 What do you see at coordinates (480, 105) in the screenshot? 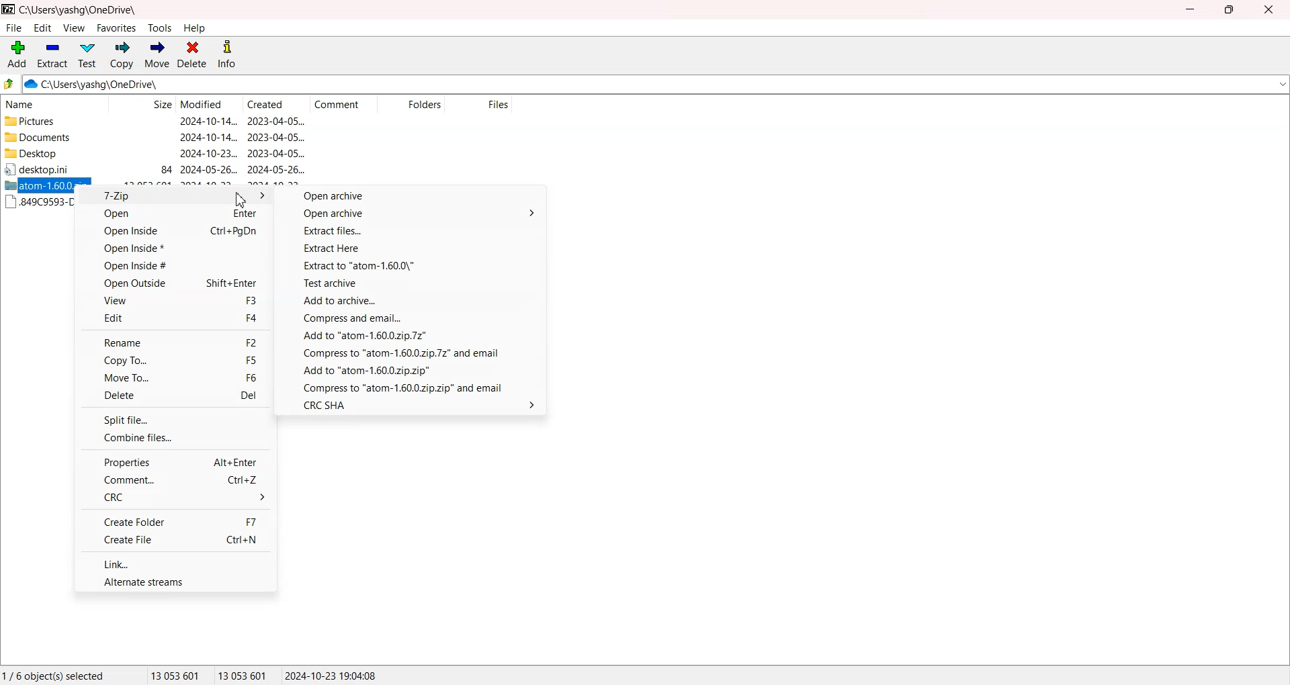
I see `Files` at bounding box center [480, 105].